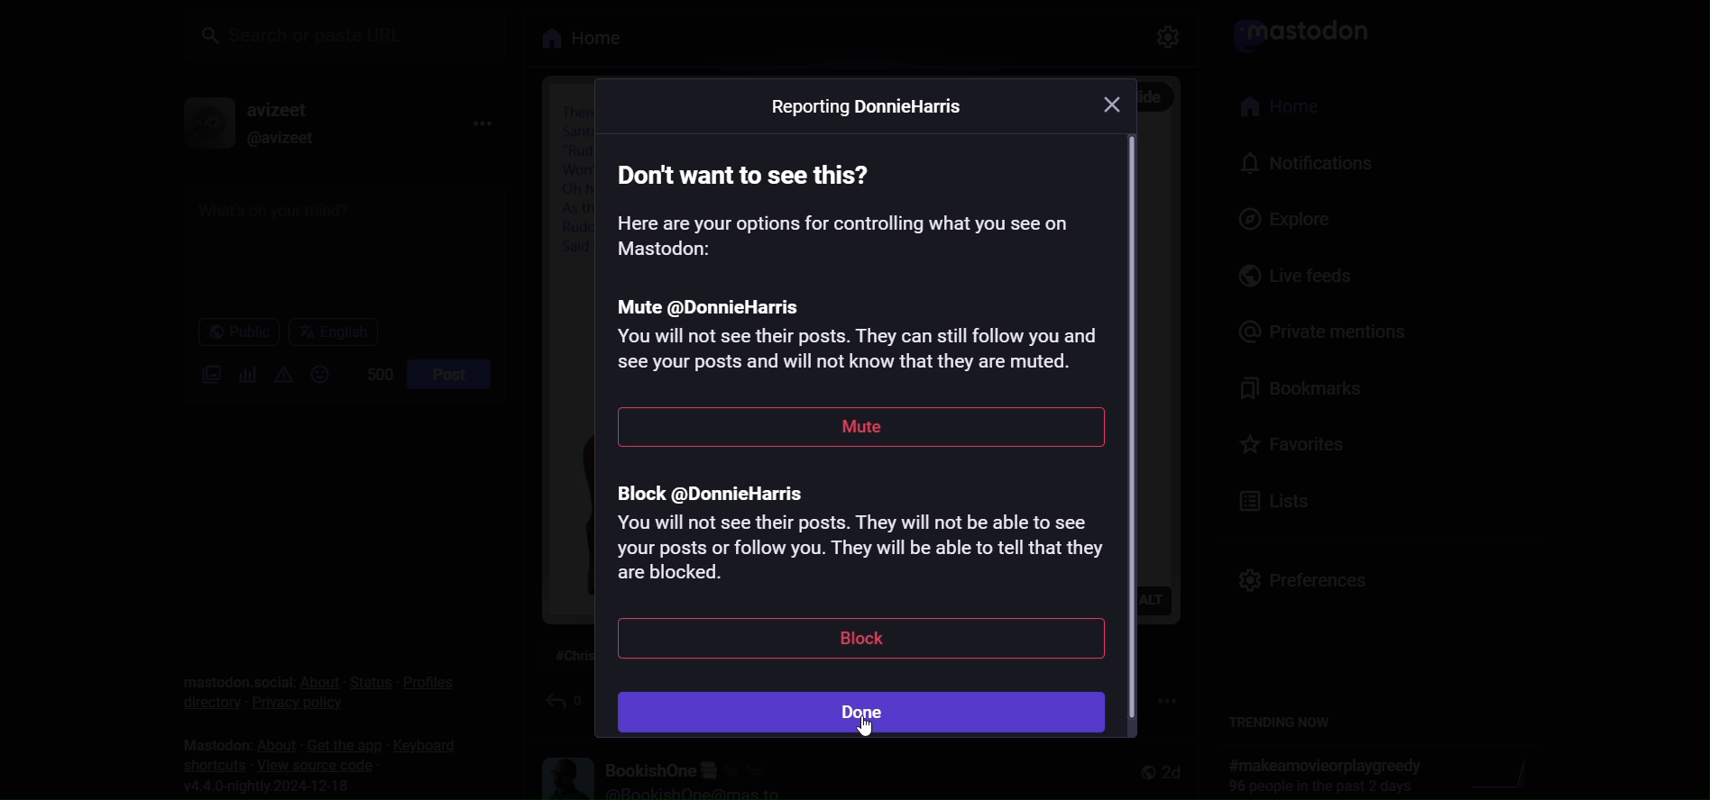  Describe the element at coordinates (427, 747) in the screenshot. I see `keyboard` at that location.